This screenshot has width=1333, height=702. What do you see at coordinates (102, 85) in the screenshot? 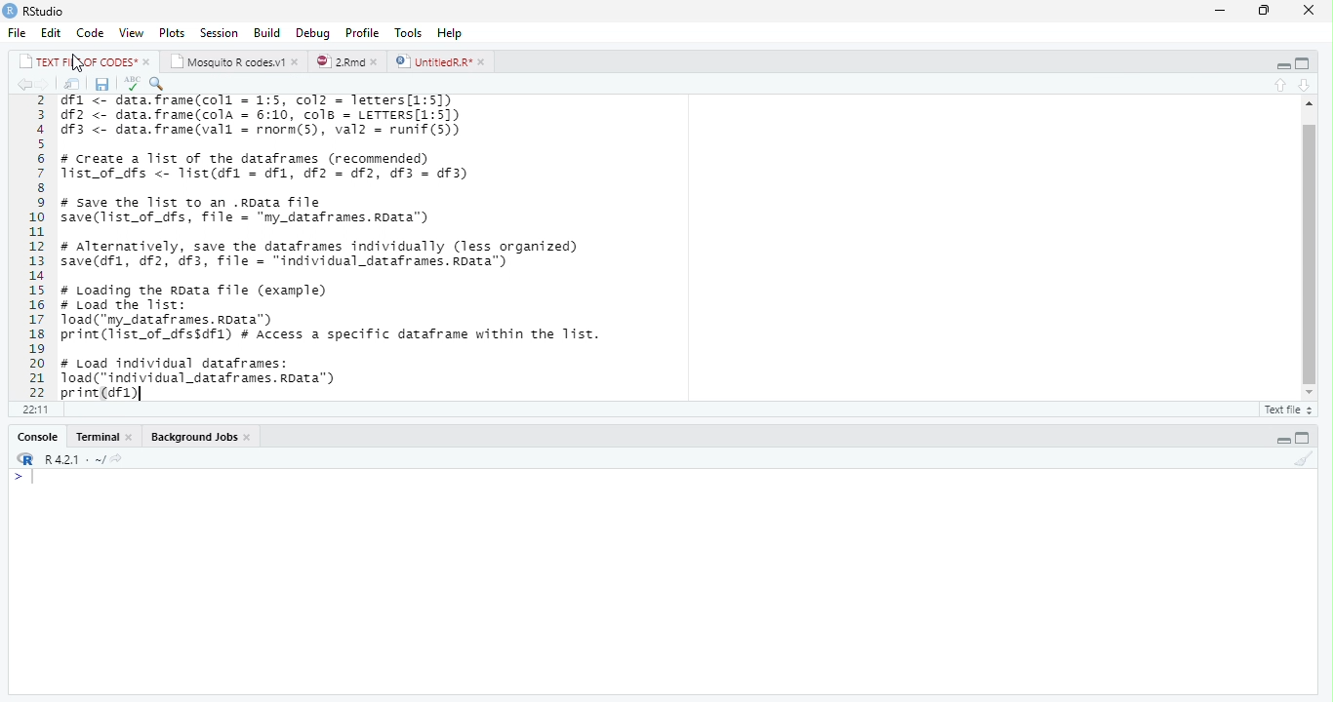
I see `Save` at bounding box center [102, 85].